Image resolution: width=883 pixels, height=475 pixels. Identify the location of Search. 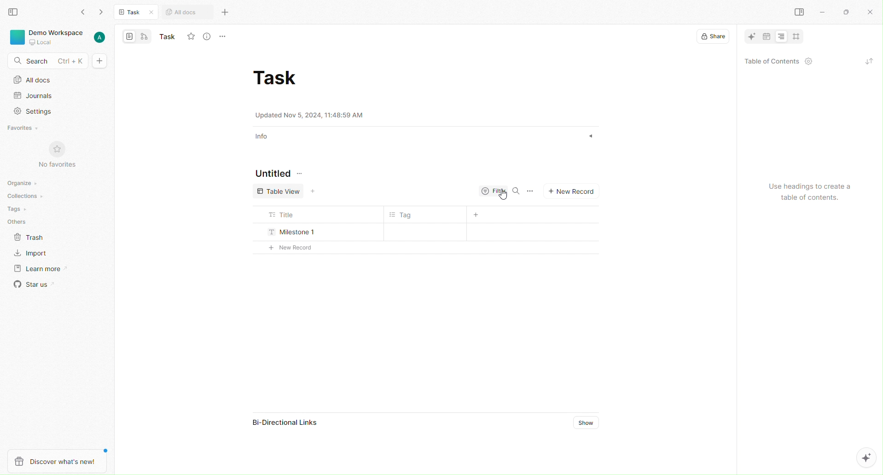
(519, 192).